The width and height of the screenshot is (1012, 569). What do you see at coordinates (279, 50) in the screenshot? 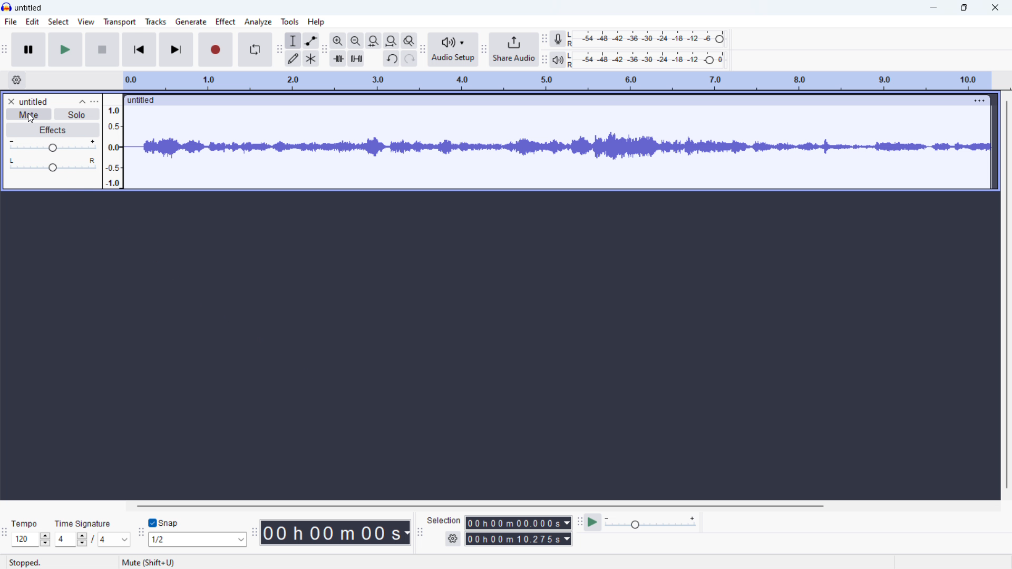
I see `tools toolbar` at bounding box center [279, 50].